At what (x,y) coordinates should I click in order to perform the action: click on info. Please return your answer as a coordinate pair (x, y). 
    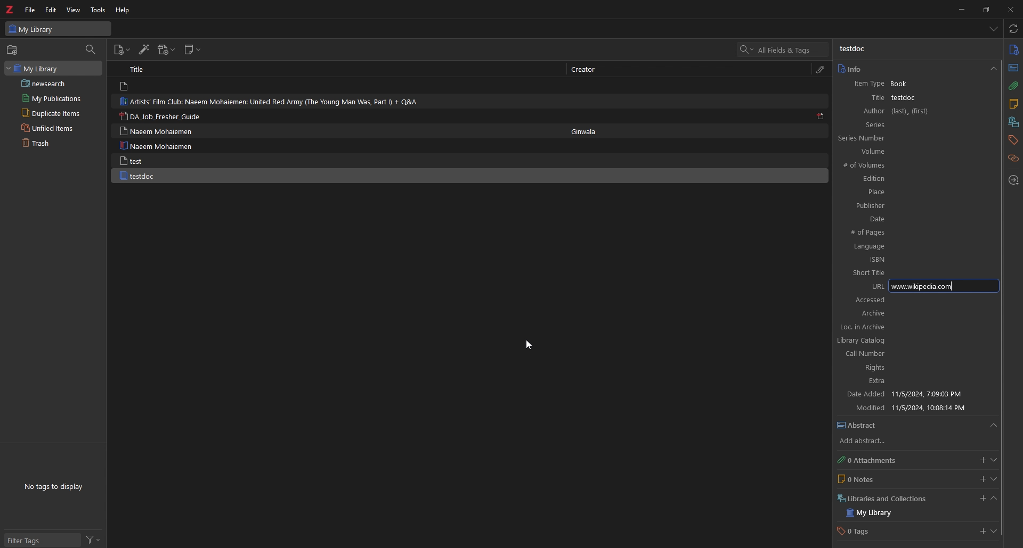
    Looking at the image, I should click on (1013, 49).